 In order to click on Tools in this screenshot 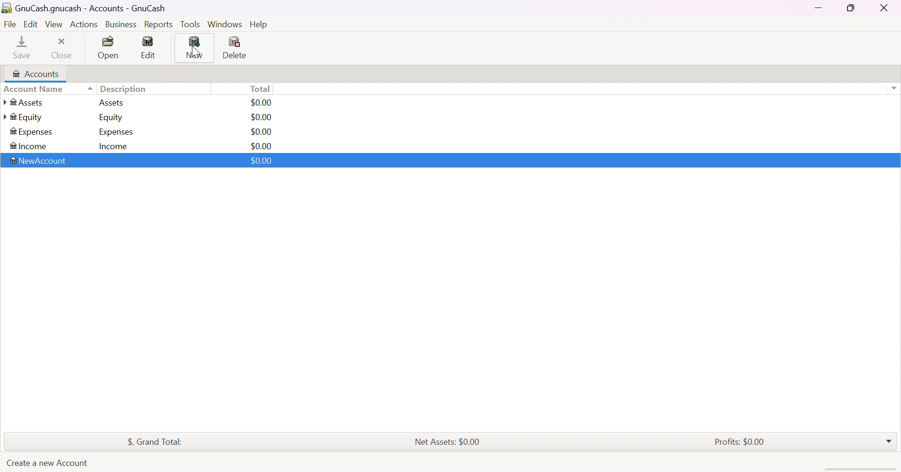, I will do `click(191, 24)`.